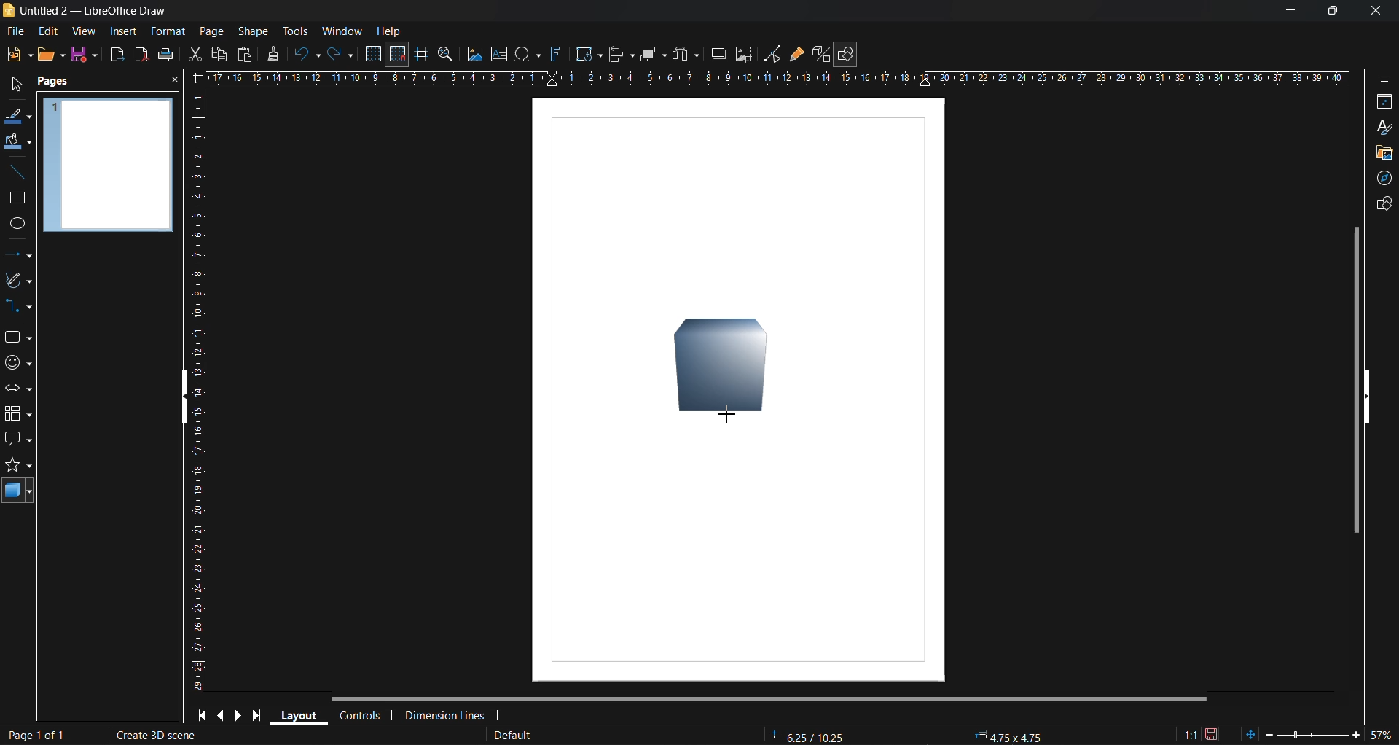  Describe the element at coordinates (36, 736) in the screenshot. I see `page number` at that location.